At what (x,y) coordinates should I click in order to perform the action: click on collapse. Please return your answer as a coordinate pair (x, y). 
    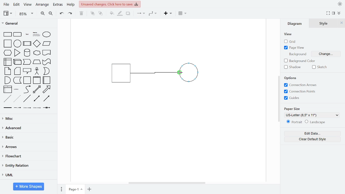
    Looking at the image, I should click on (340, 13).